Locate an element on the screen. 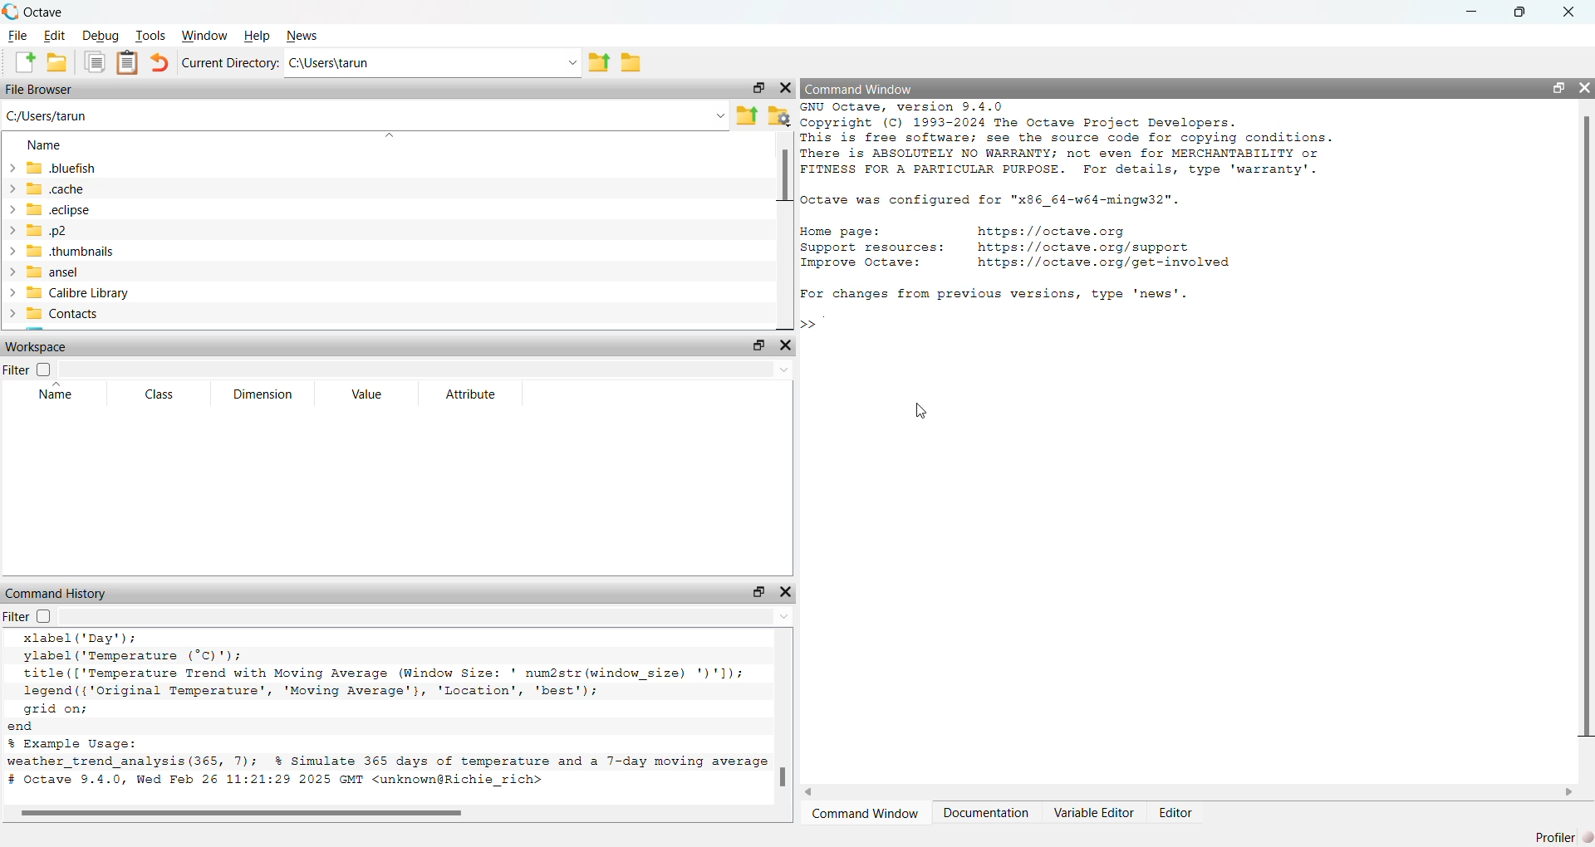  maximise is located at coordinates (1523, 16).